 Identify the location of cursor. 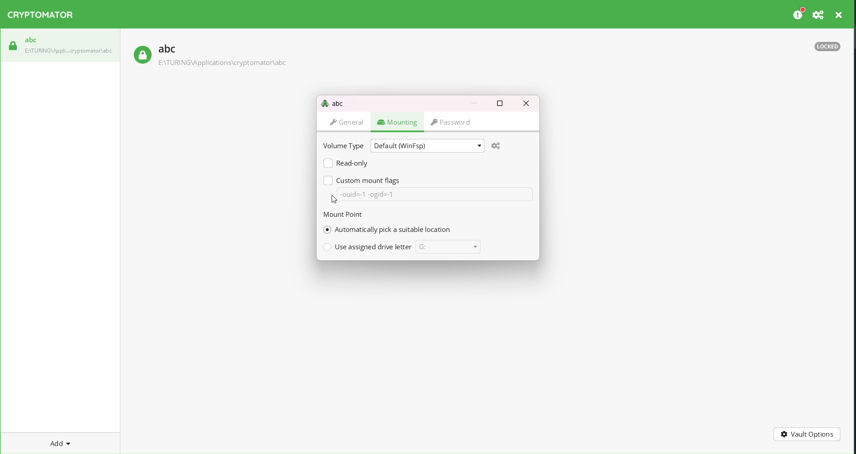
(332, 200).